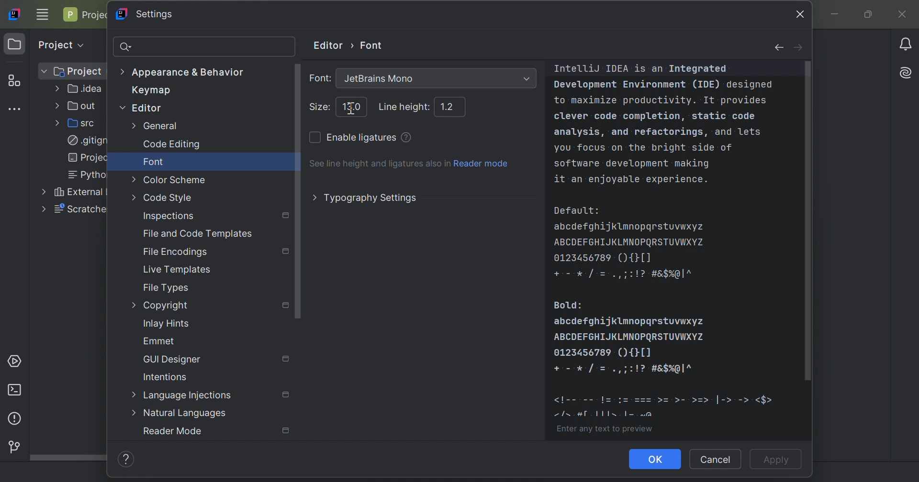 This screenshot has width=919, height=482. I want to click on Checkbox, so click(314, 138).